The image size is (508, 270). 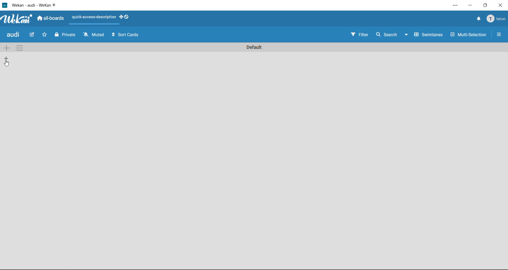 I want to click on Wekan - audi - WeKan, so click(x=33, y=5).